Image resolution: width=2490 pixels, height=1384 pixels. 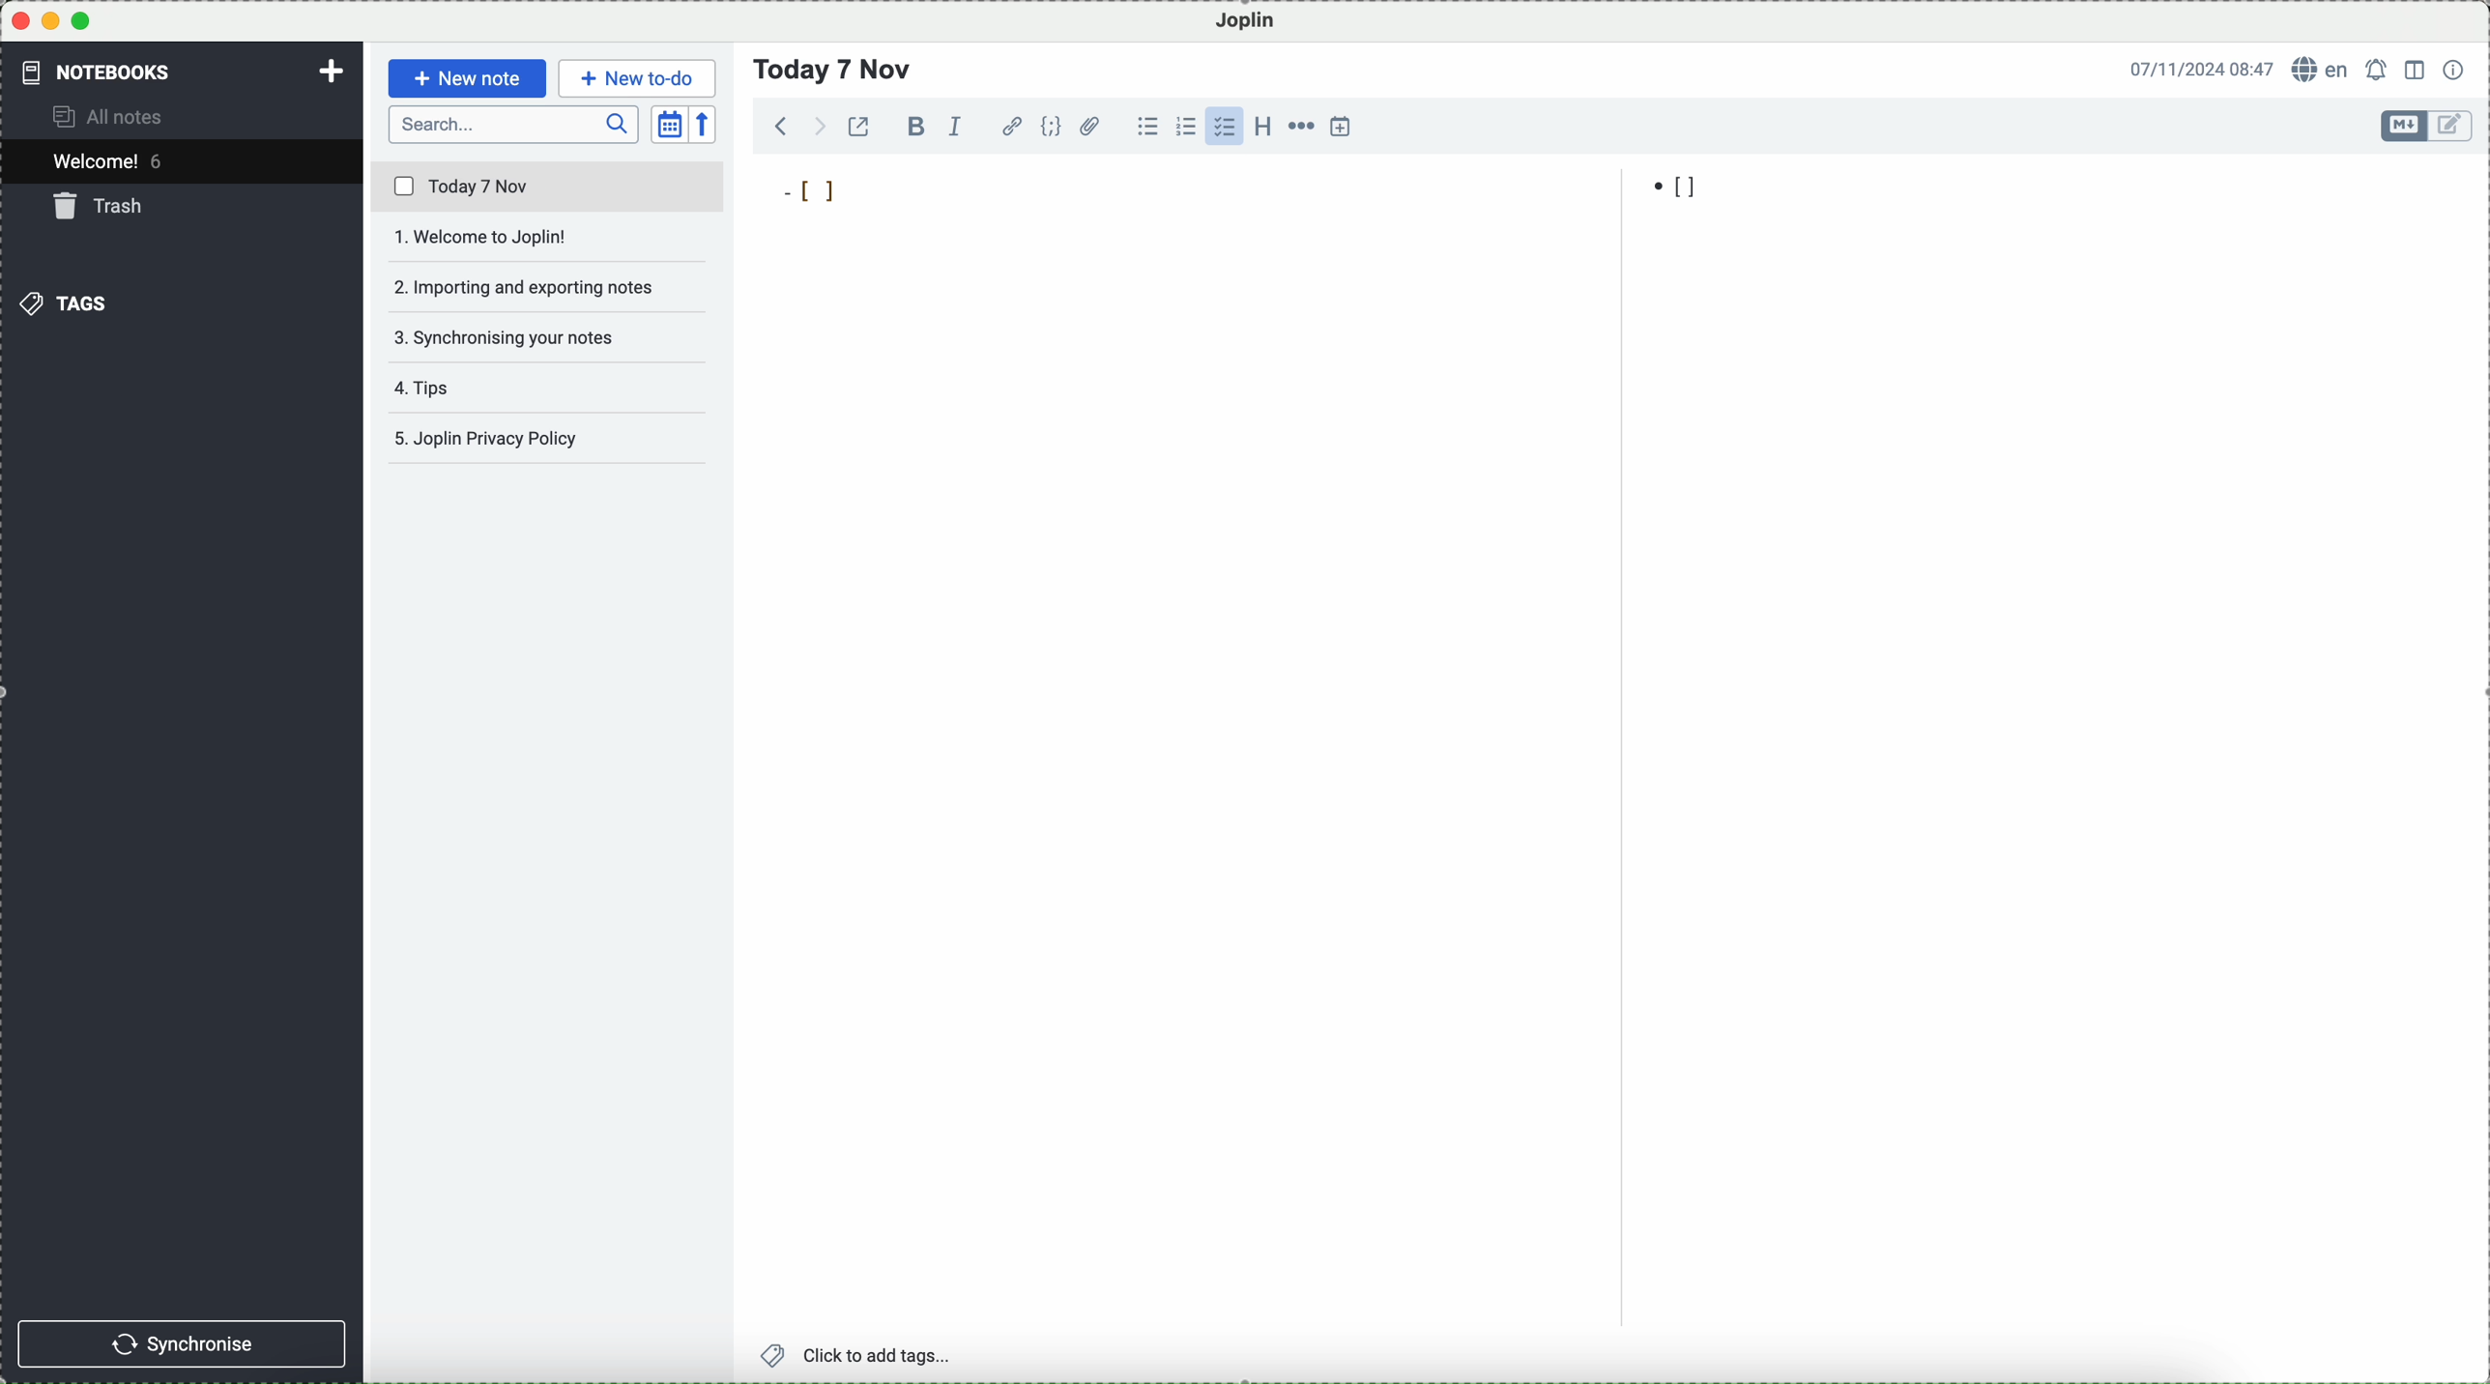 What do you see at coordinates (1186, 127) in the screenshot?
I see `numbered list` at bounding box center [1186, 127].